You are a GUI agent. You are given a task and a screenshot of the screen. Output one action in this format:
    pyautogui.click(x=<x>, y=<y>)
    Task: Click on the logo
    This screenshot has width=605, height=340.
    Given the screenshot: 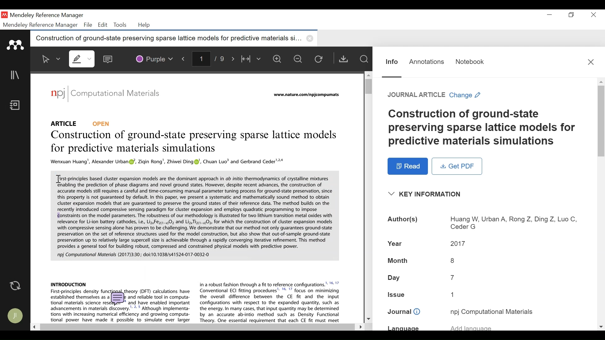 What is the action you would take?
    pyautogui.click(x=58, y=93)
    